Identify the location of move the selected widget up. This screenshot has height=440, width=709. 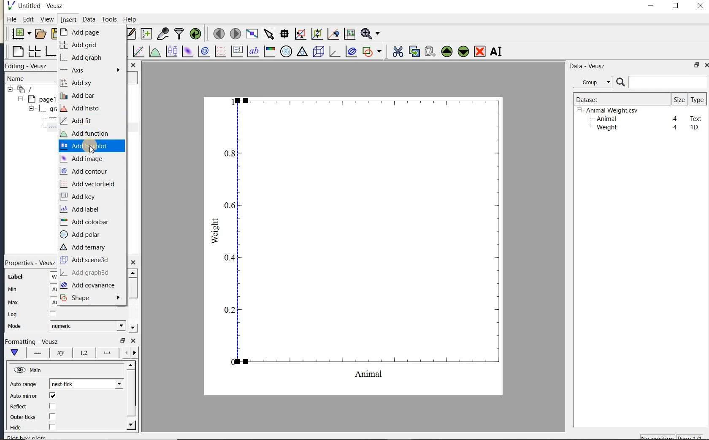
(447, 52).